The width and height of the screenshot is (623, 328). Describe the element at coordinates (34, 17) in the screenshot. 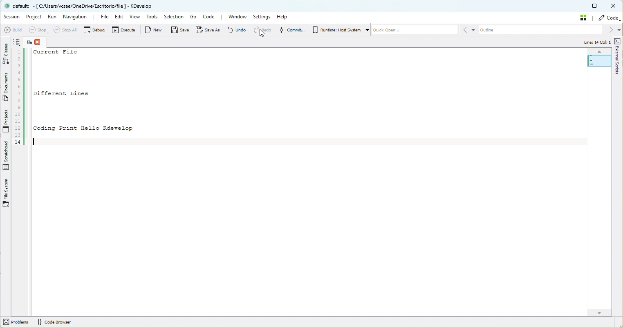

I see `Project` at that location.